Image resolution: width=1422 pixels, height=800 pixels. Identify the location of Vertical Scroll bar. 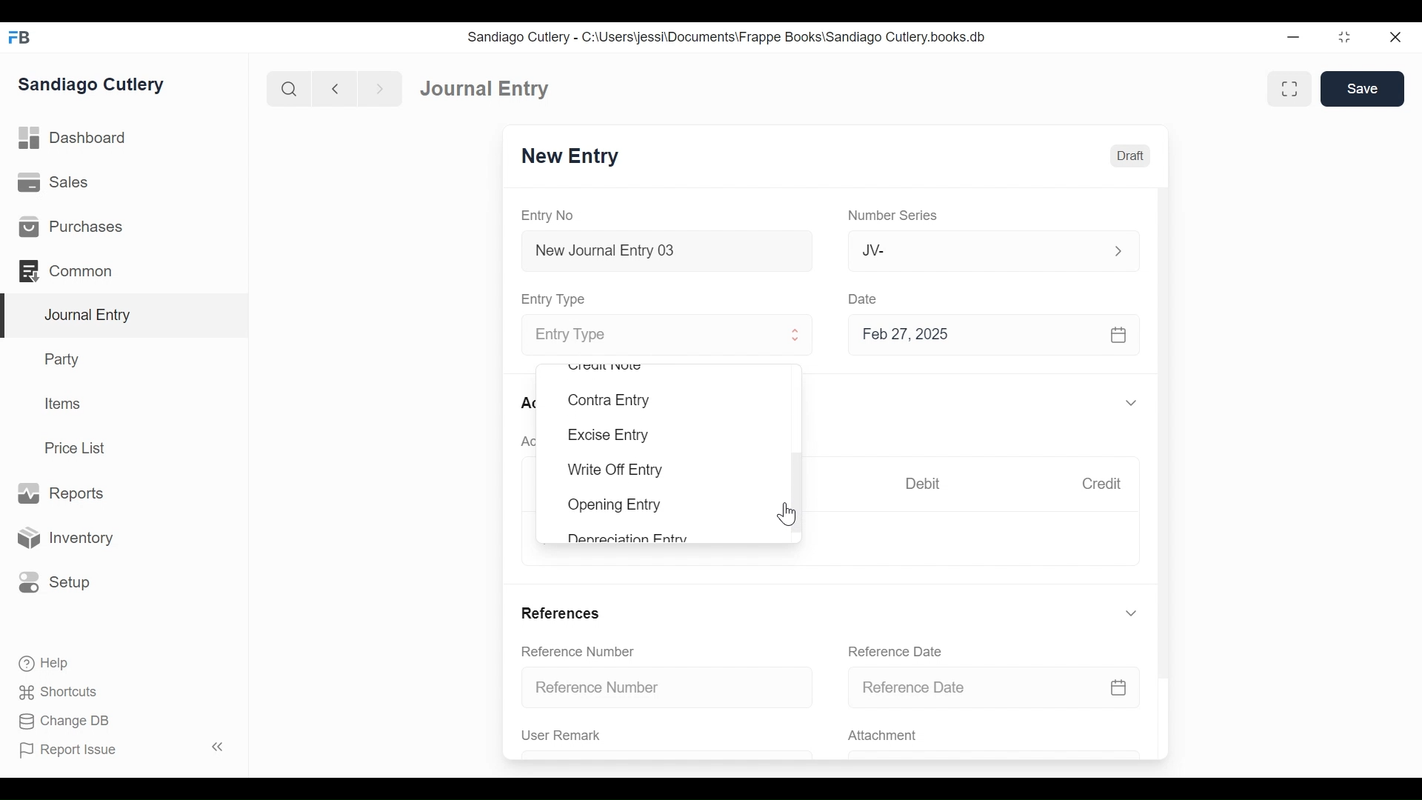
(798, 483).